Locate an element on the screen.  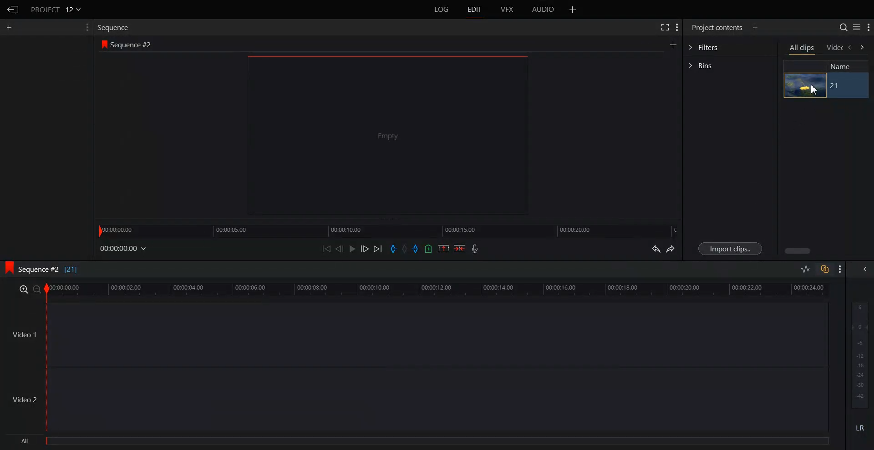
00:00:00.00  is located at coordinates (124, 248).